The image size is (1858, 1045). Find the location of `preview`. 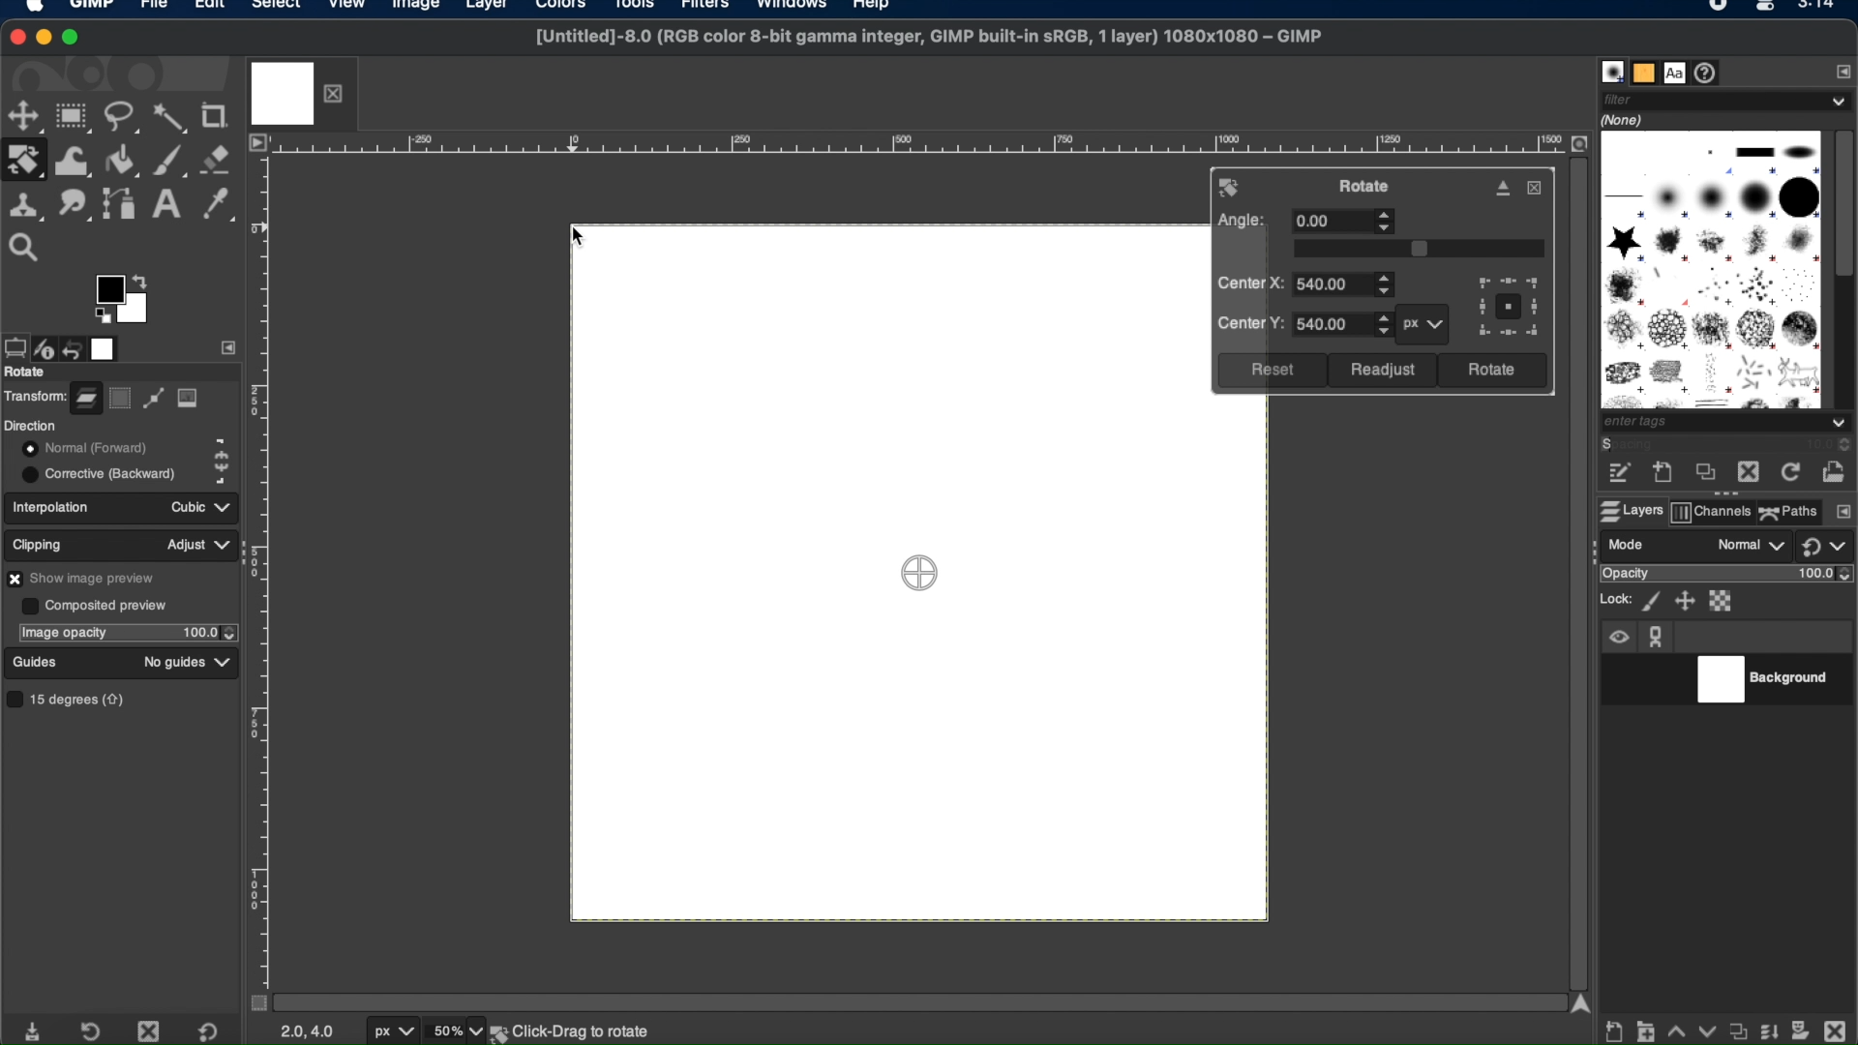

preview is located at coordinates (1508, 308).